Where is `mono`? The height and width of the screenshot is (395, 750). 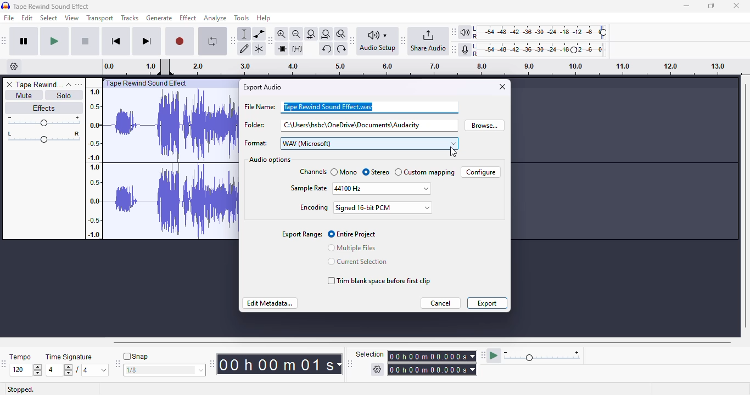
mono is located at coordinates (354, 172).